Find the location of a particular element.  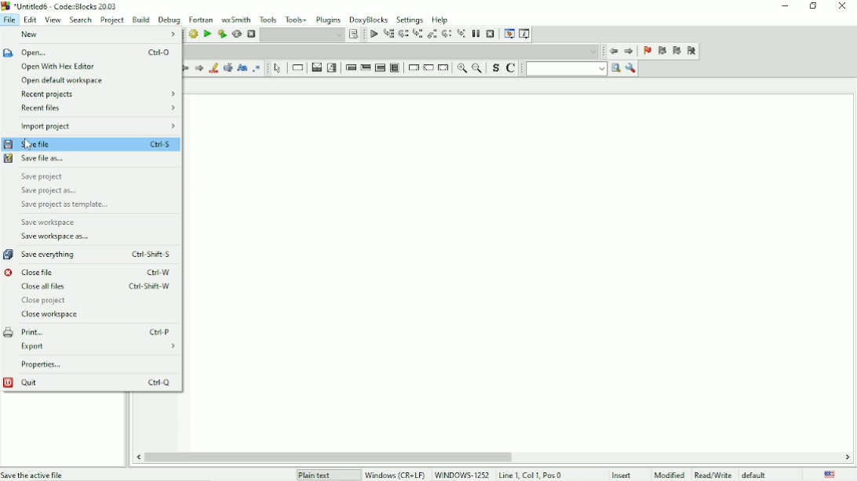

Jump forward is located at coordinates (629, 52).